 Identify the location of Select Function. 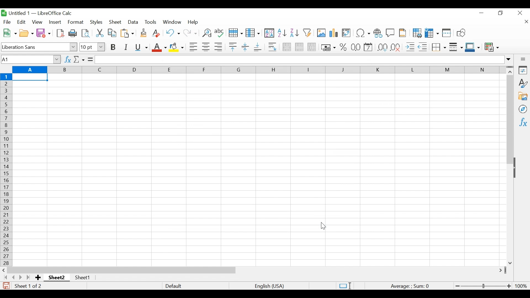
(79, 59).